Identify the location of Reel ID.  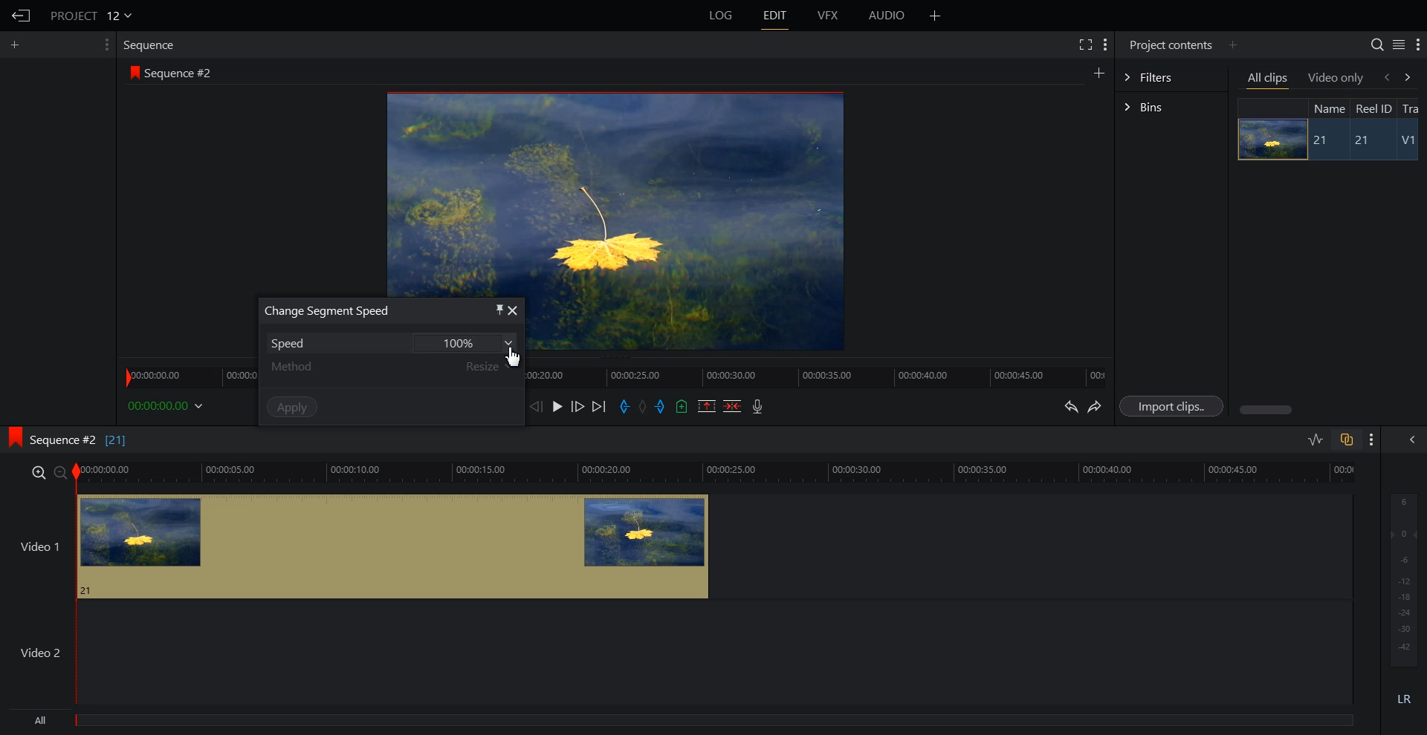
(1373, 108).